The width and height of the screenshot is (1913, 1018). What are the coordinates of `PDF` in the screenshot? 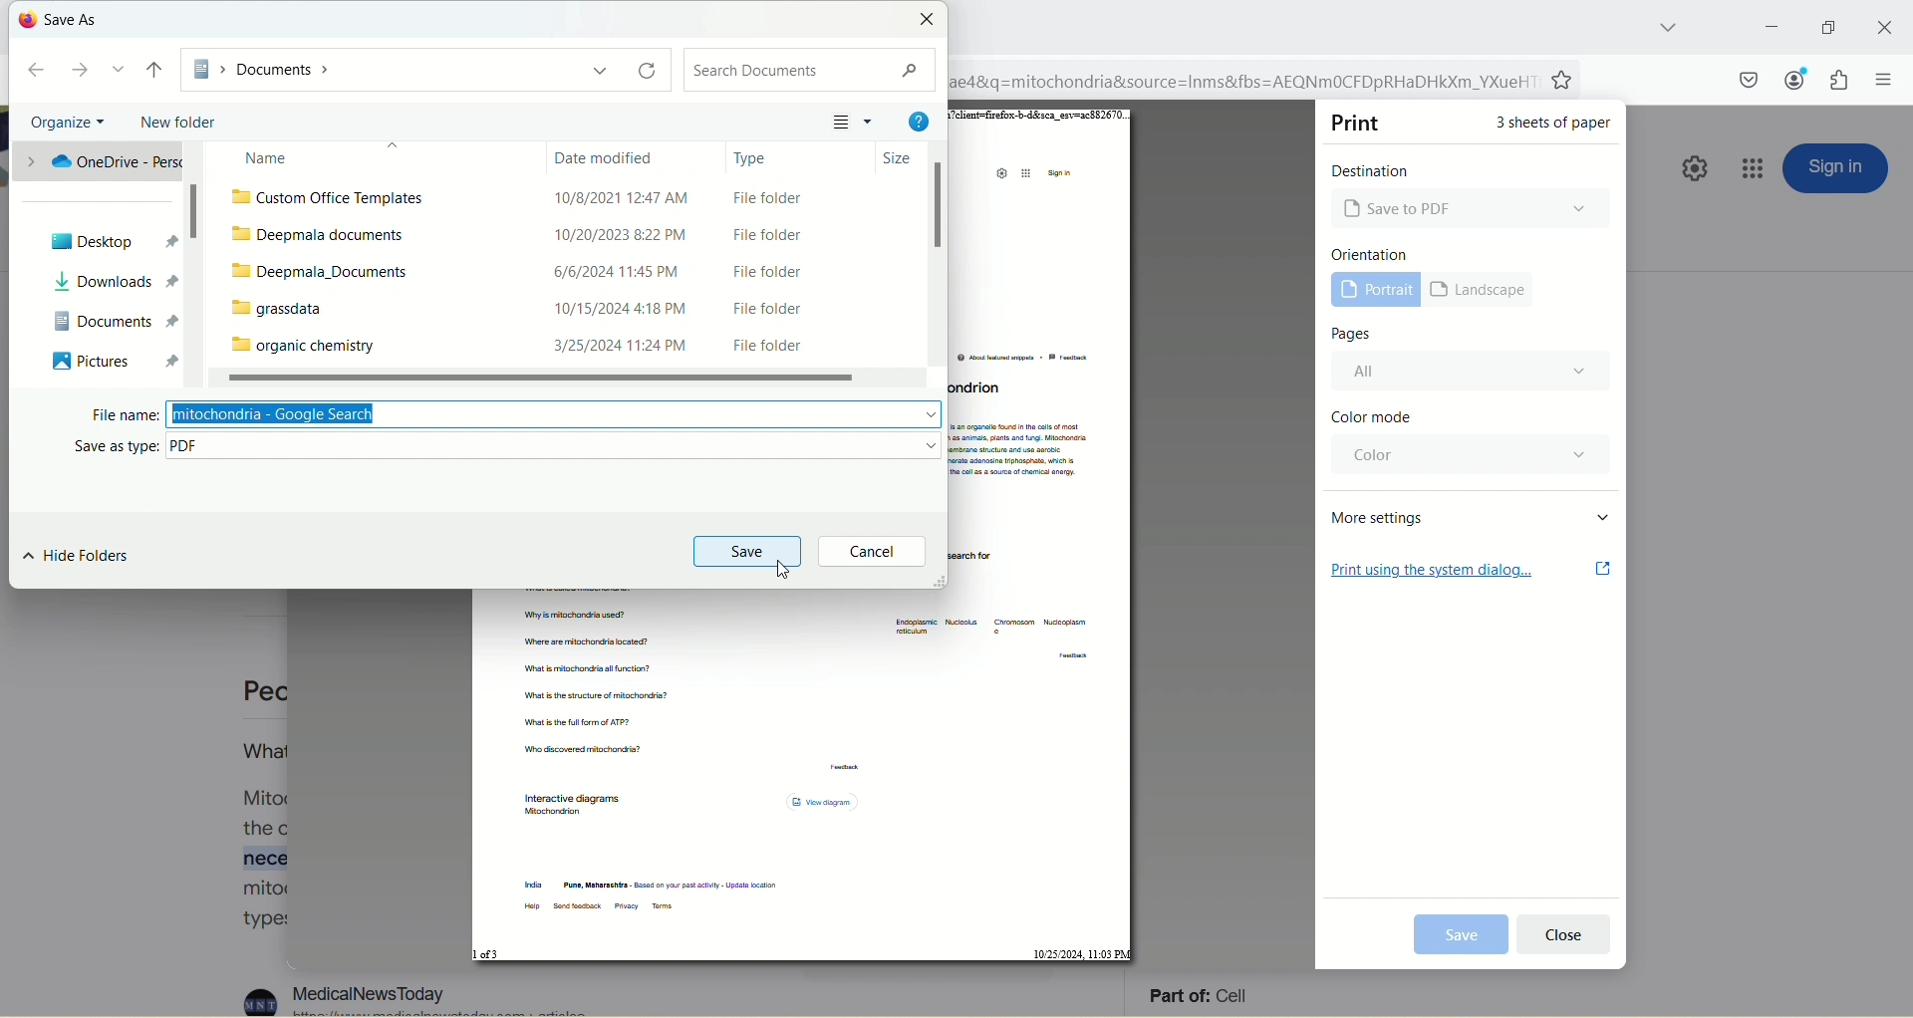 It's located at (555, 446).